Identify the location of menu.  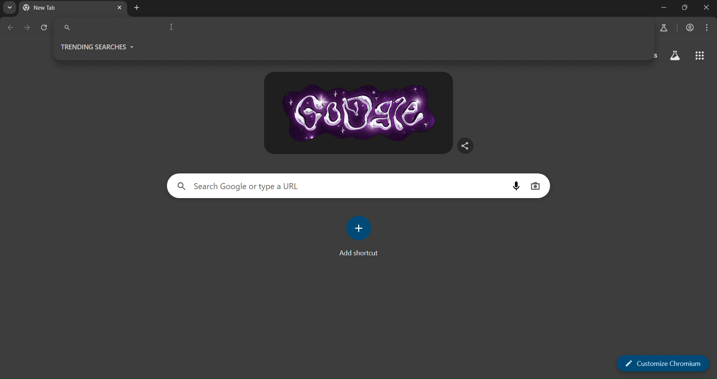
(707, 27).